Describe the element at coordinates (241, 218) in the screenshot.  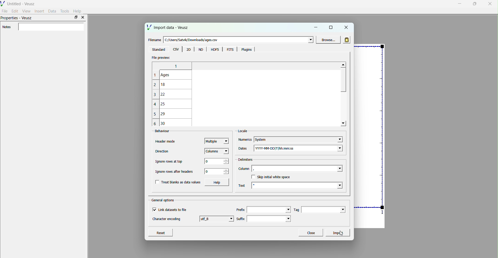
I see `Suffix` at that location.